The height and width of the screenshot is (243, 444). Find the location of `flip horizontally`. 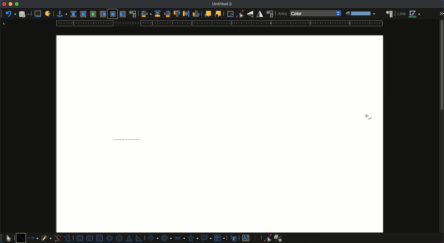

flip horizontally is located at coordinates (260, 14).